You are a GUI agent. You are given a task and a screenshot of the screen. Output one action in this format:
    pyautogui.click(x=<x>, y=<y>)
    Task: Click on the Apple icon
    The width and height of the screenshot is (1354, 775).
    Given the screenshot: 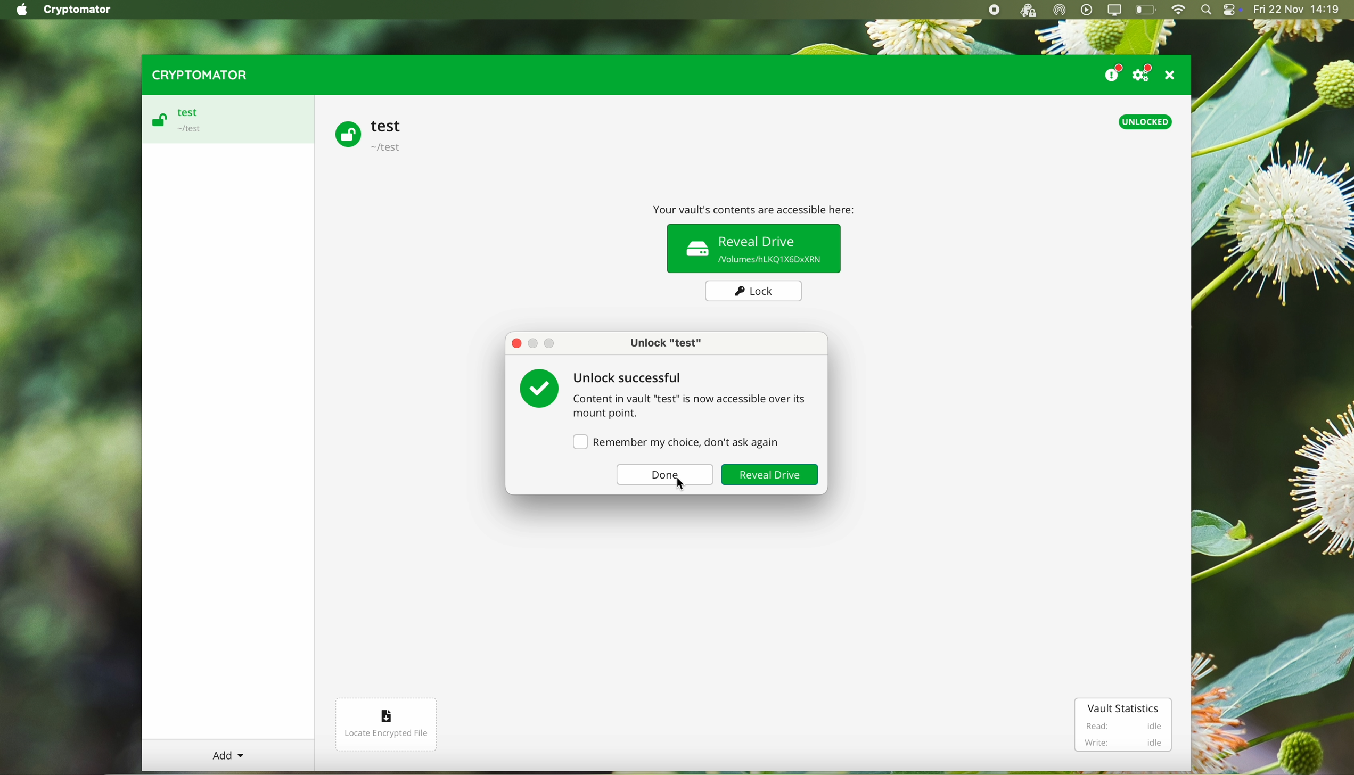 What is the action you would take?
    pyautogui.click(x=19, y=10)
    